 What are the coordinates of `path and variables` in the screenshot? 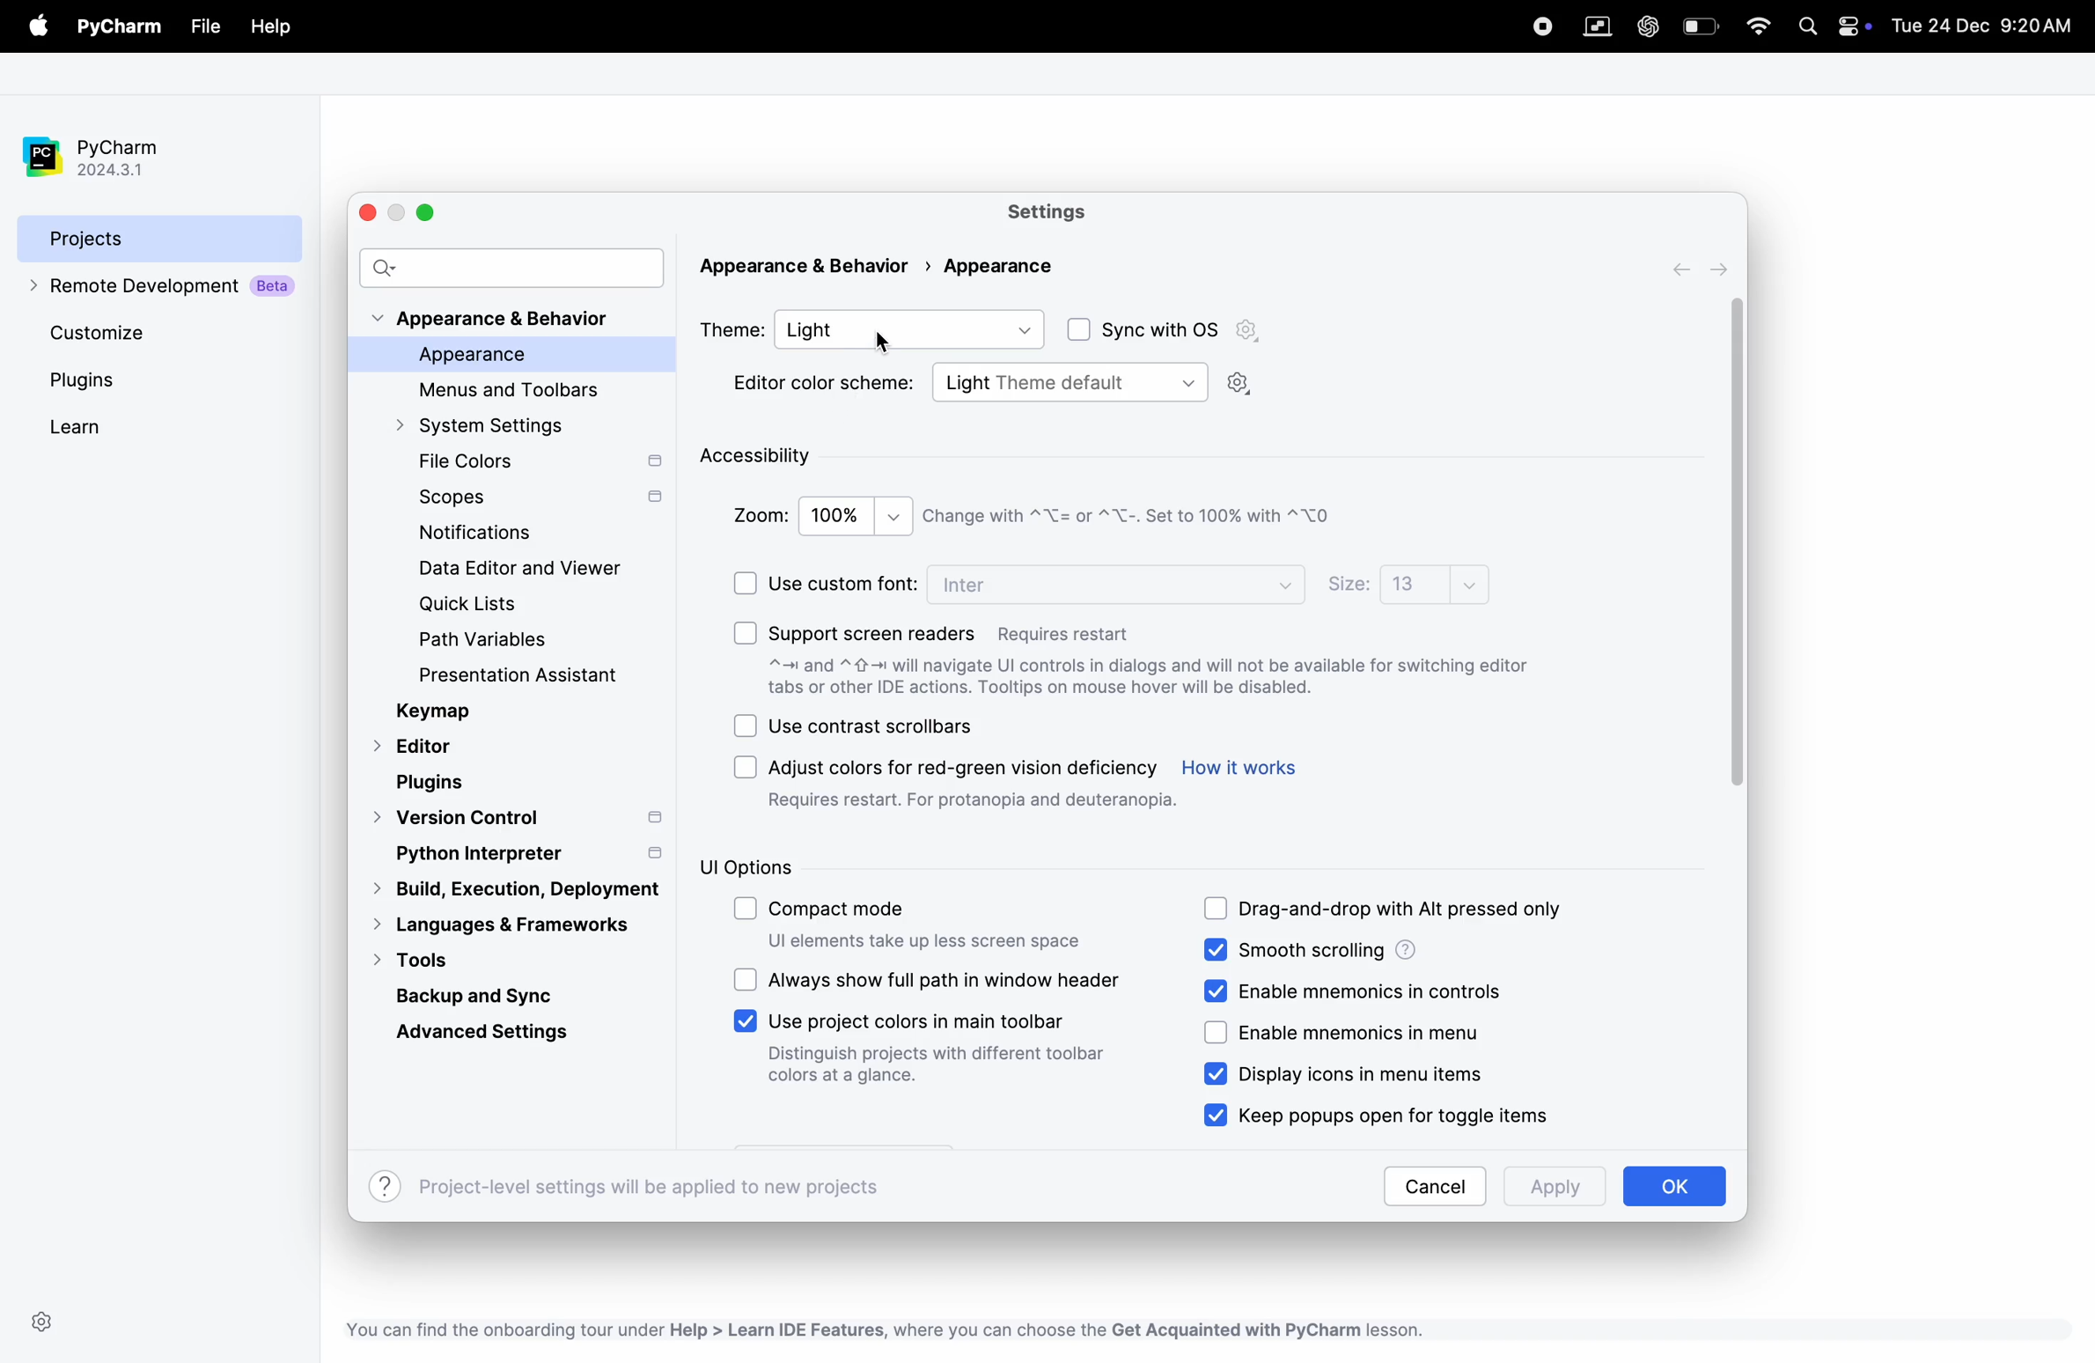 It's located at (485, 641).